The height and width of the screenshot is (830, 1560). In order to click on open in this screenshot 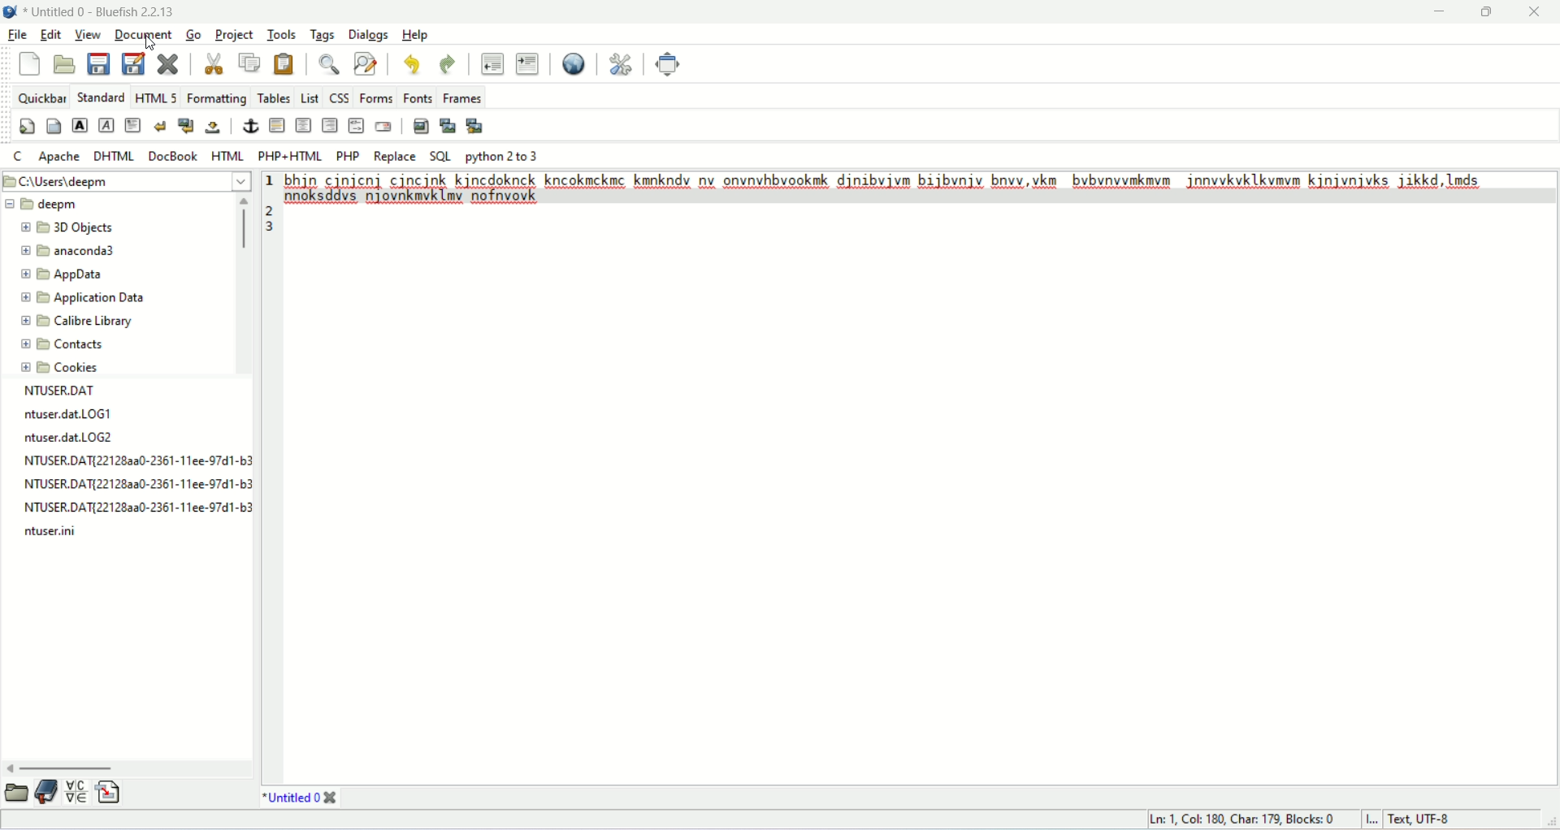, I will do `click(18, 793)`.